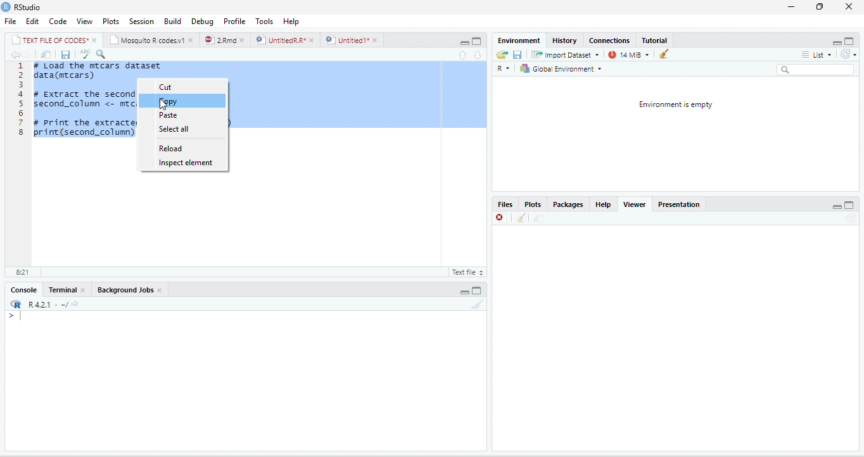 Image resolution: width=864 pixels, height=457 pixels. I want to click on upward, so click(467, 55).